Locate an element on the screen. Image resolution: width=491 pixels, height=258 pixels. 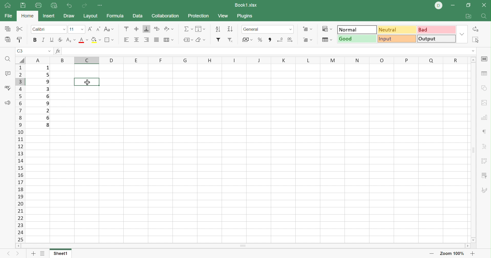
Decrement font size is located at coordinates (99, 29).